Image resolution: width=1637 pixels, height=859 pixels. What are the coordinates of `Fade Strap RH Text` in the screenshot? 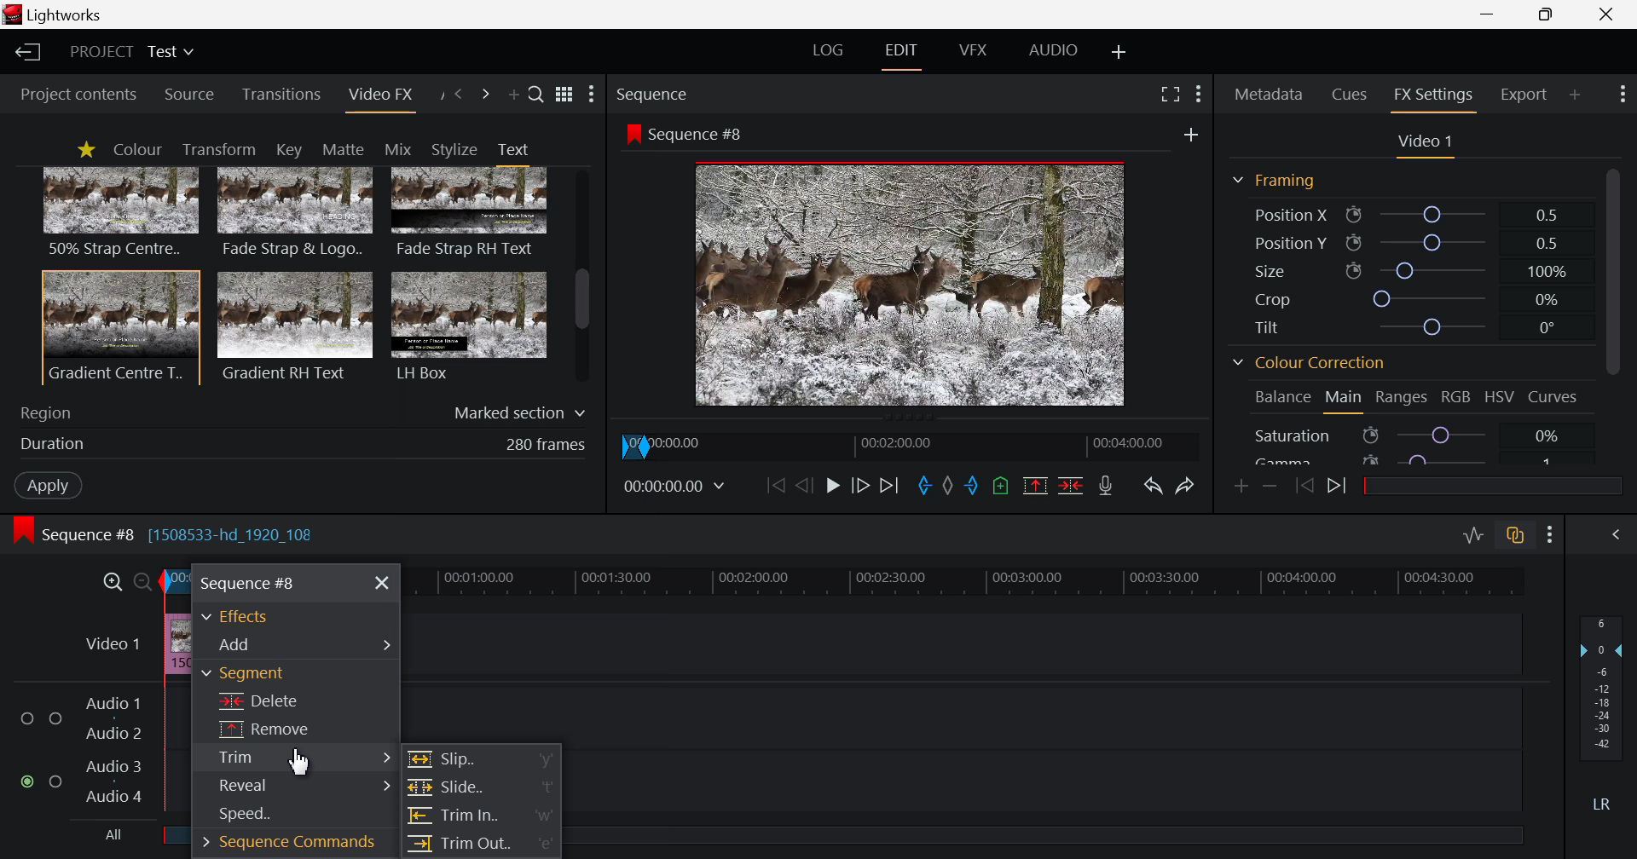 It's located at (471, 213).